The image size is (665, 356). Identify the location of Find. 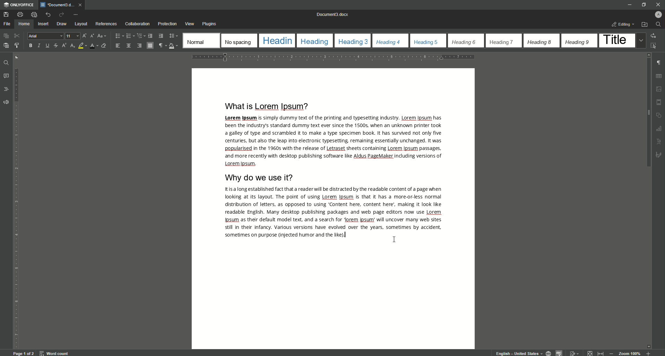
(658, 24).